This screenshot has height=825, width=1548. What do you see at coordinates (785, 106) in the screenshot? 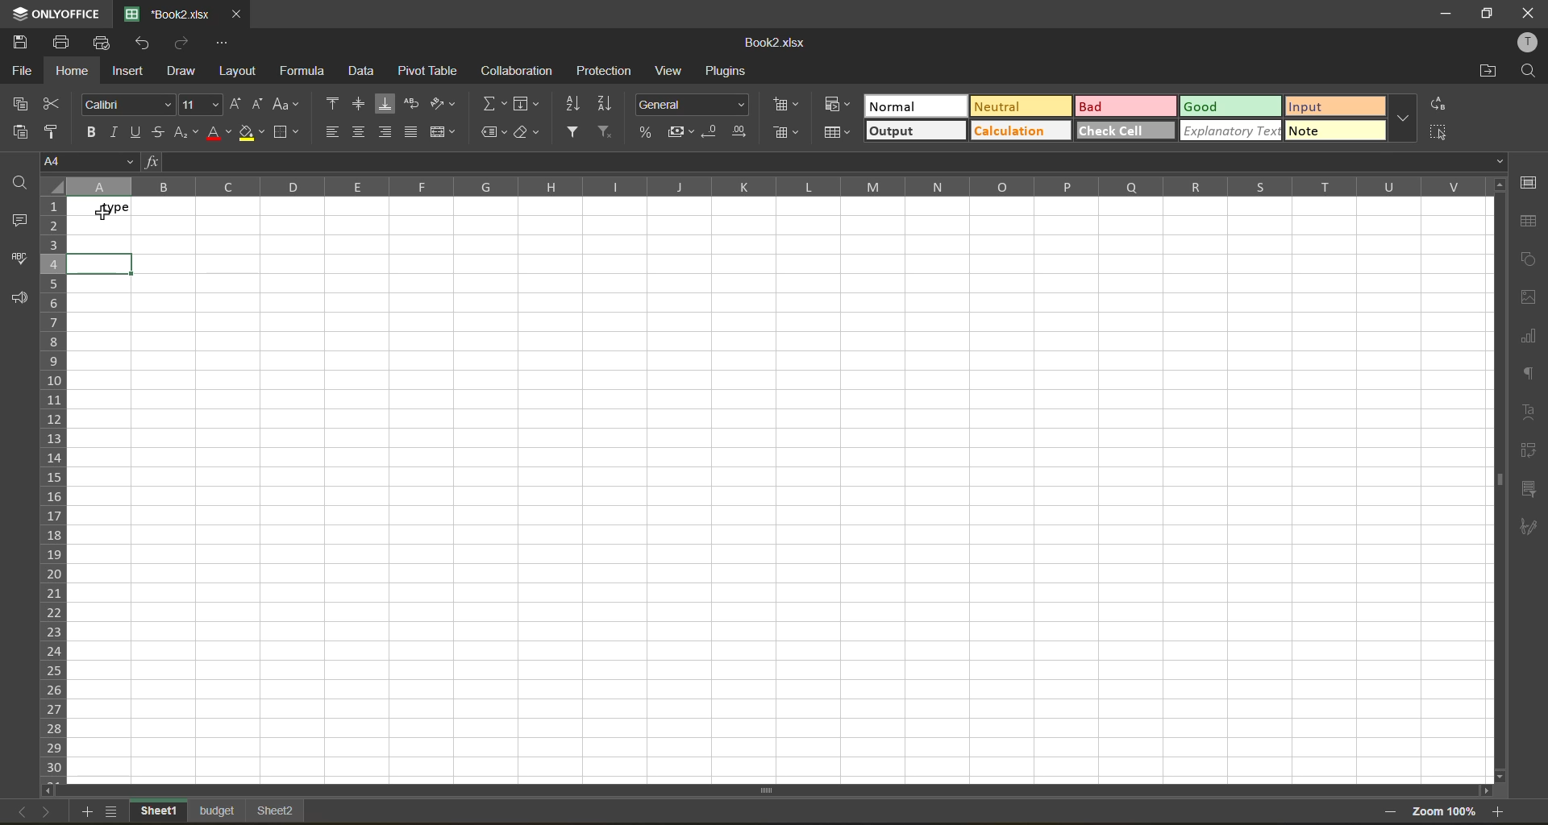
I see `insert cells` at bounding box center [785, 106].